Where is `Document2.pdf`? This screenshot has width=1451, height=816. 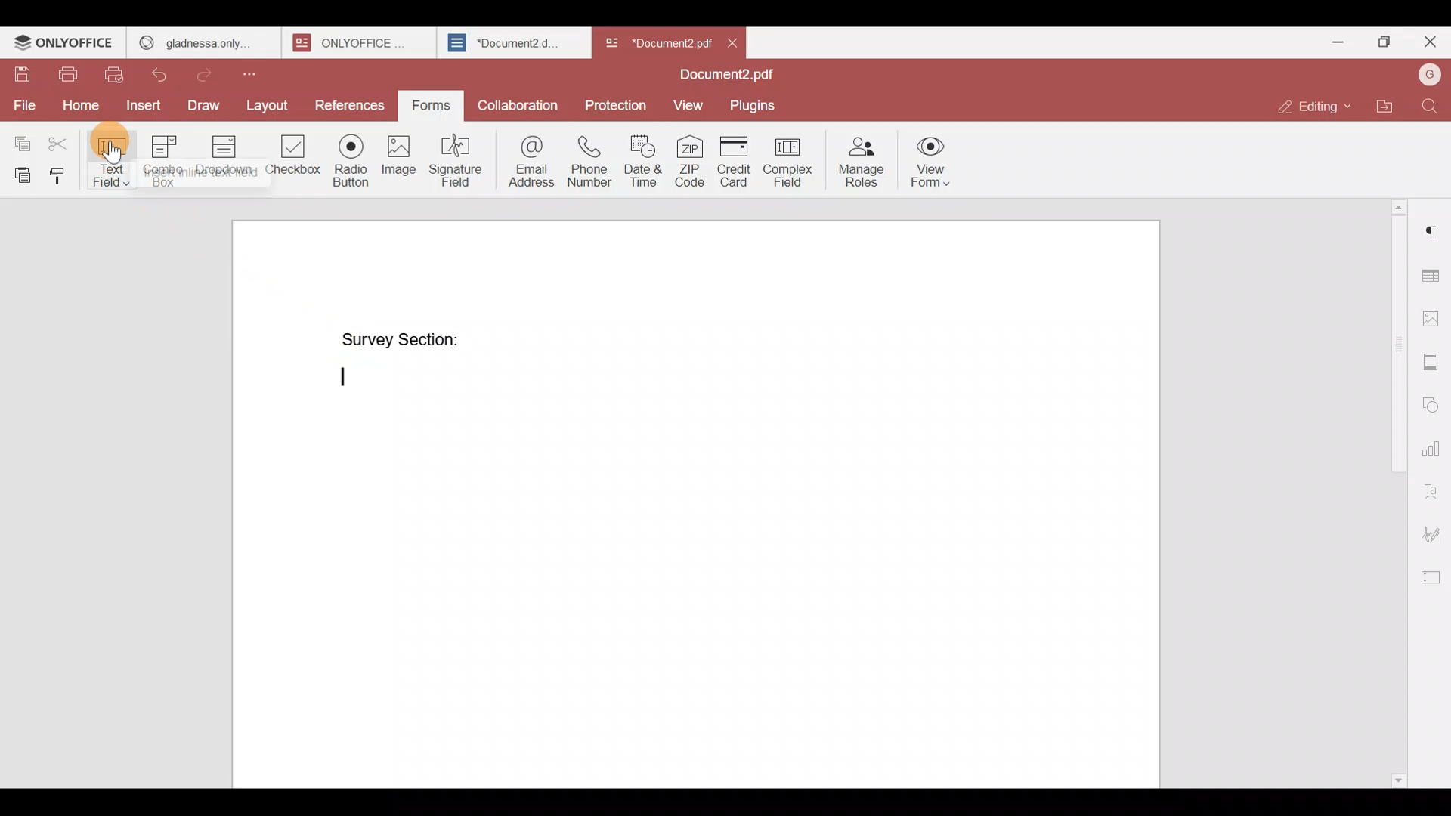
Document2.pdf is located at coordinates (722, 76).